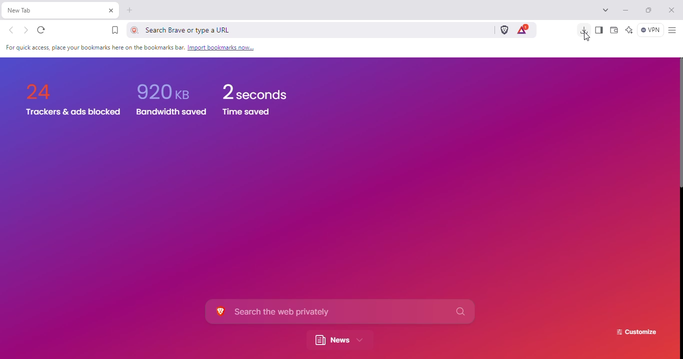  I want to click on search the web privately, so click(339, 311).